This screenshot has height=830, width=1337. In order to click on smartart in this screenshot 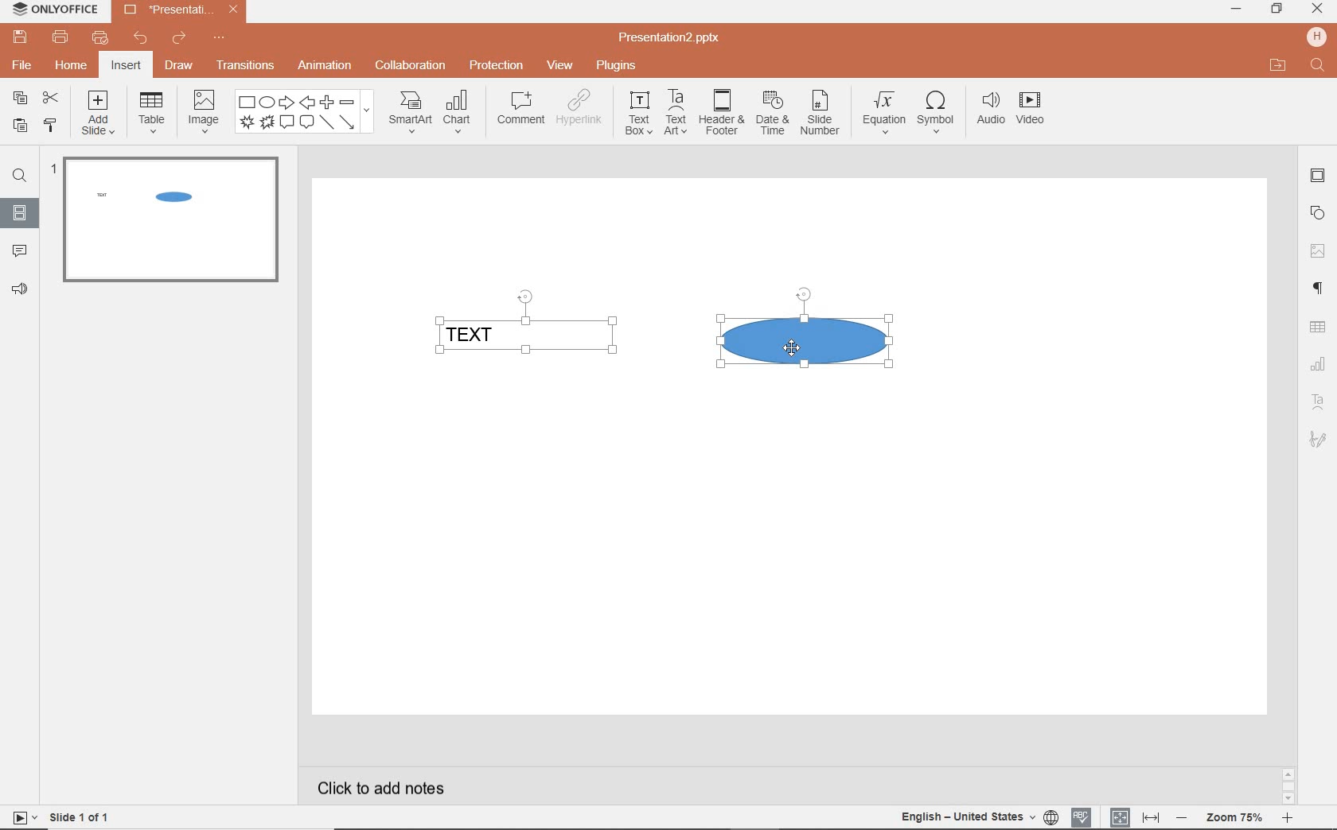, I will do `click(410, 111)`.